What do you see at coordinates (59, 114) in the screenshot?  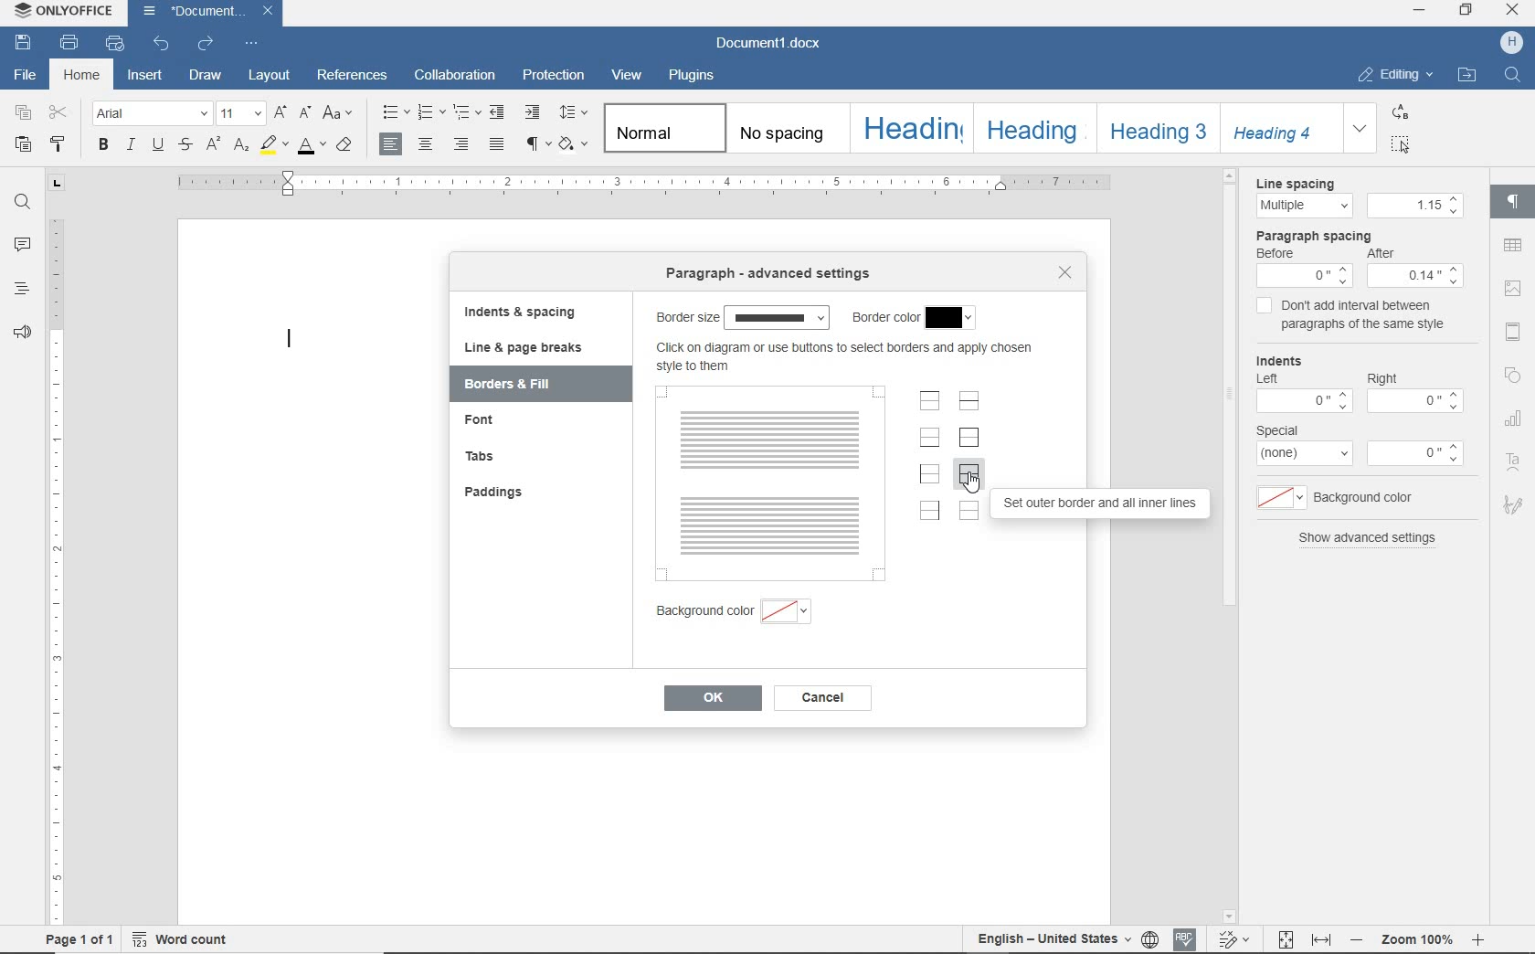 I see `cut` at bounding box center [59, 114].